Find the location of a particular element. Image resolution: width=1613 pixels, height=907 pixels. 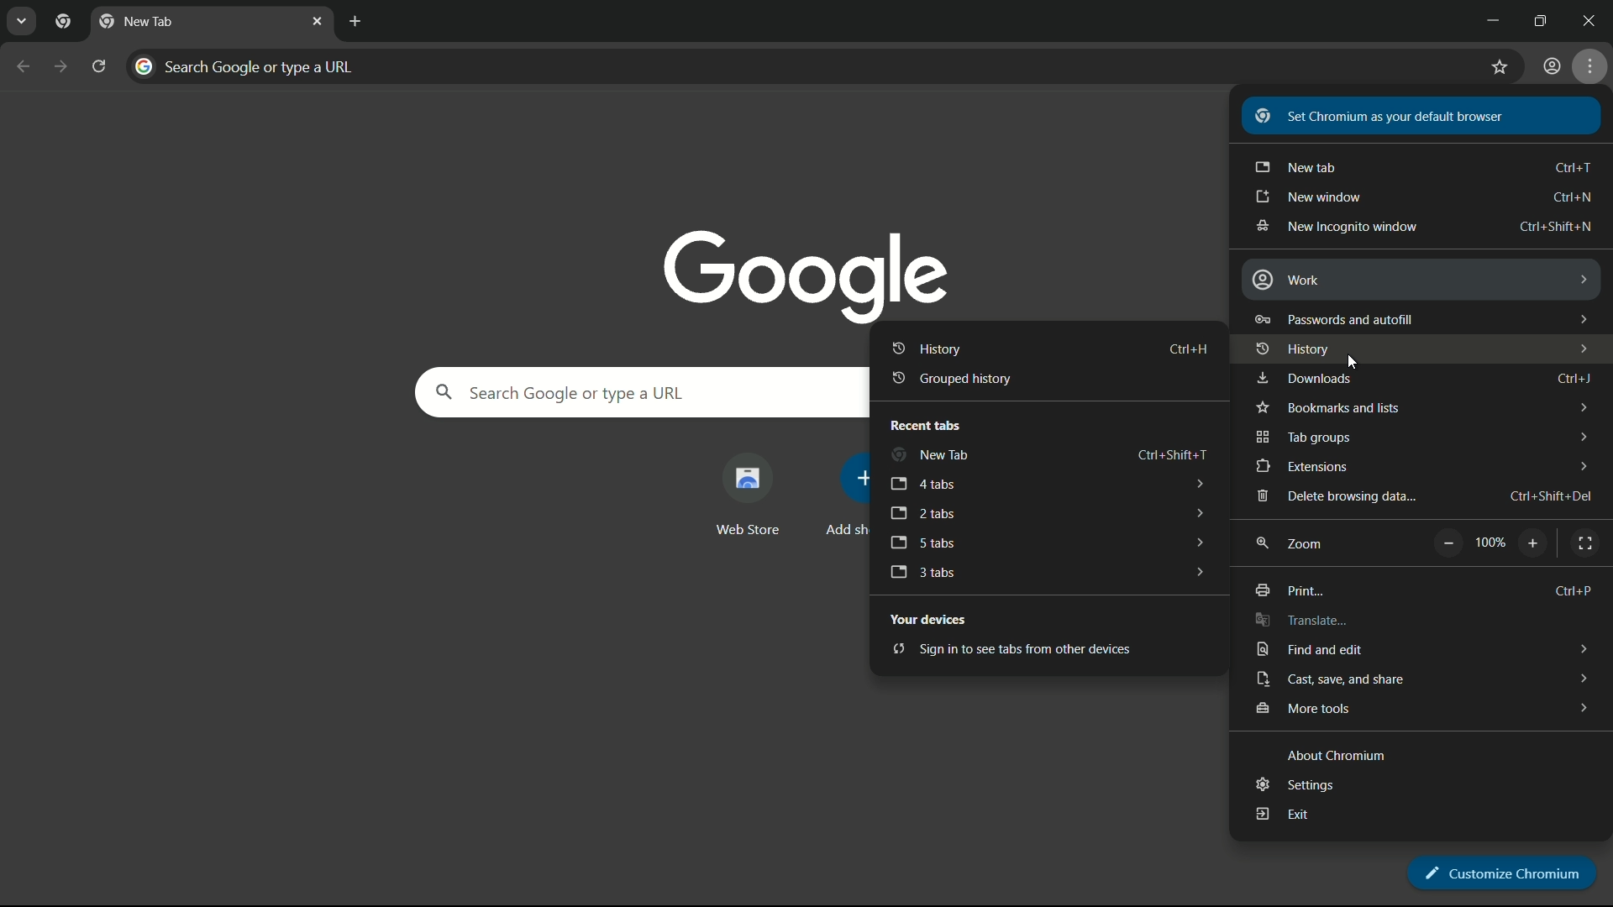

shortcut key is located at coordinates (1187, 347).